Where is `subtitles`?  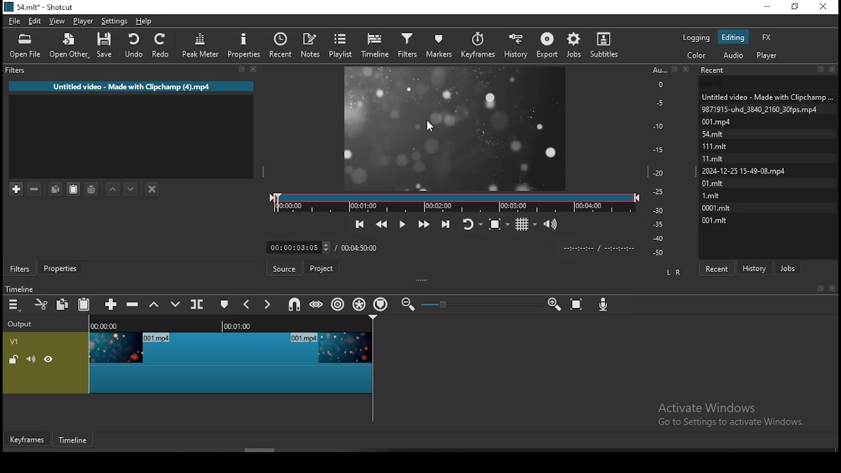 subtitles is located at coordinates (606, 43).